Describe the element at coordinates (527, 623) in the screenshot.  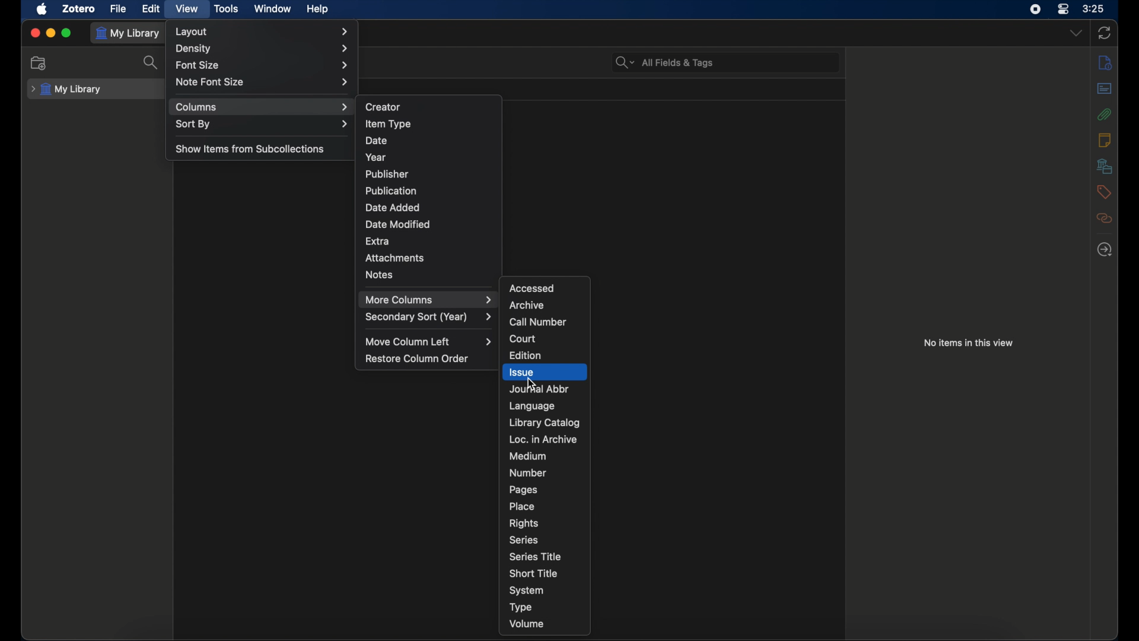
I see `volume` at that location.